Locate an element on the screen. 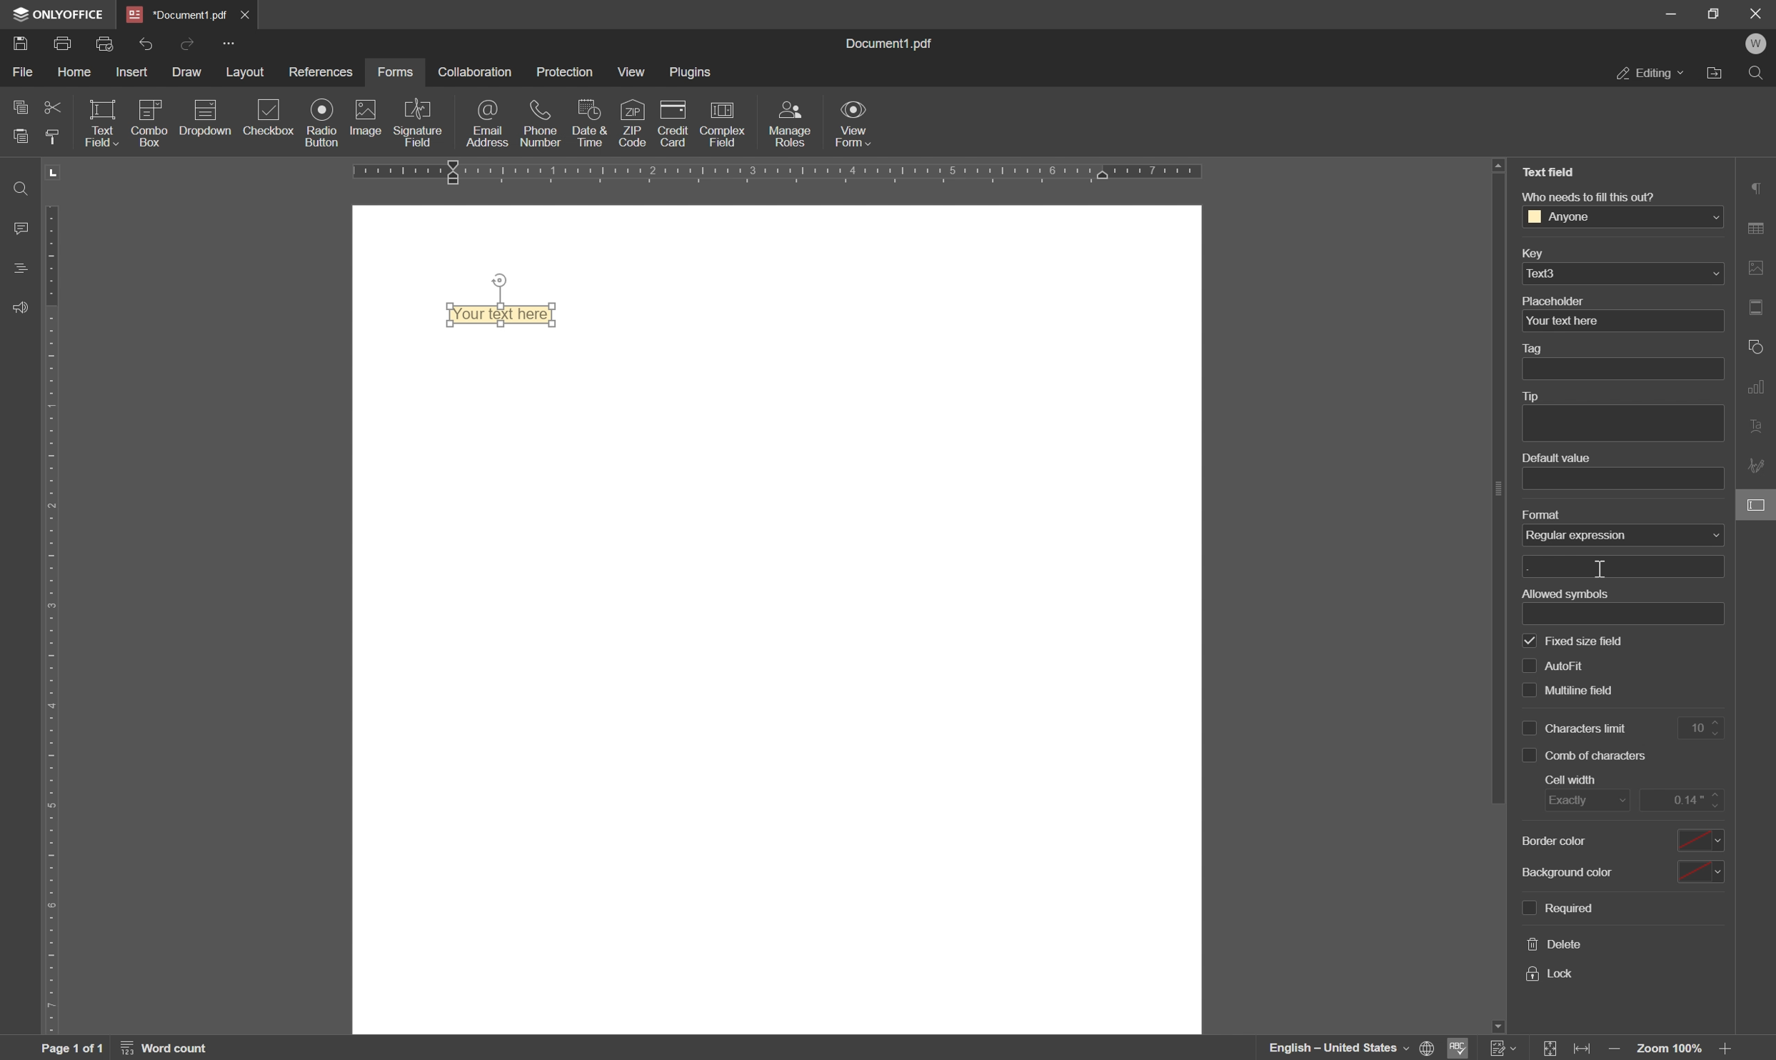  0.14 is located at coordinates (1684, 799).